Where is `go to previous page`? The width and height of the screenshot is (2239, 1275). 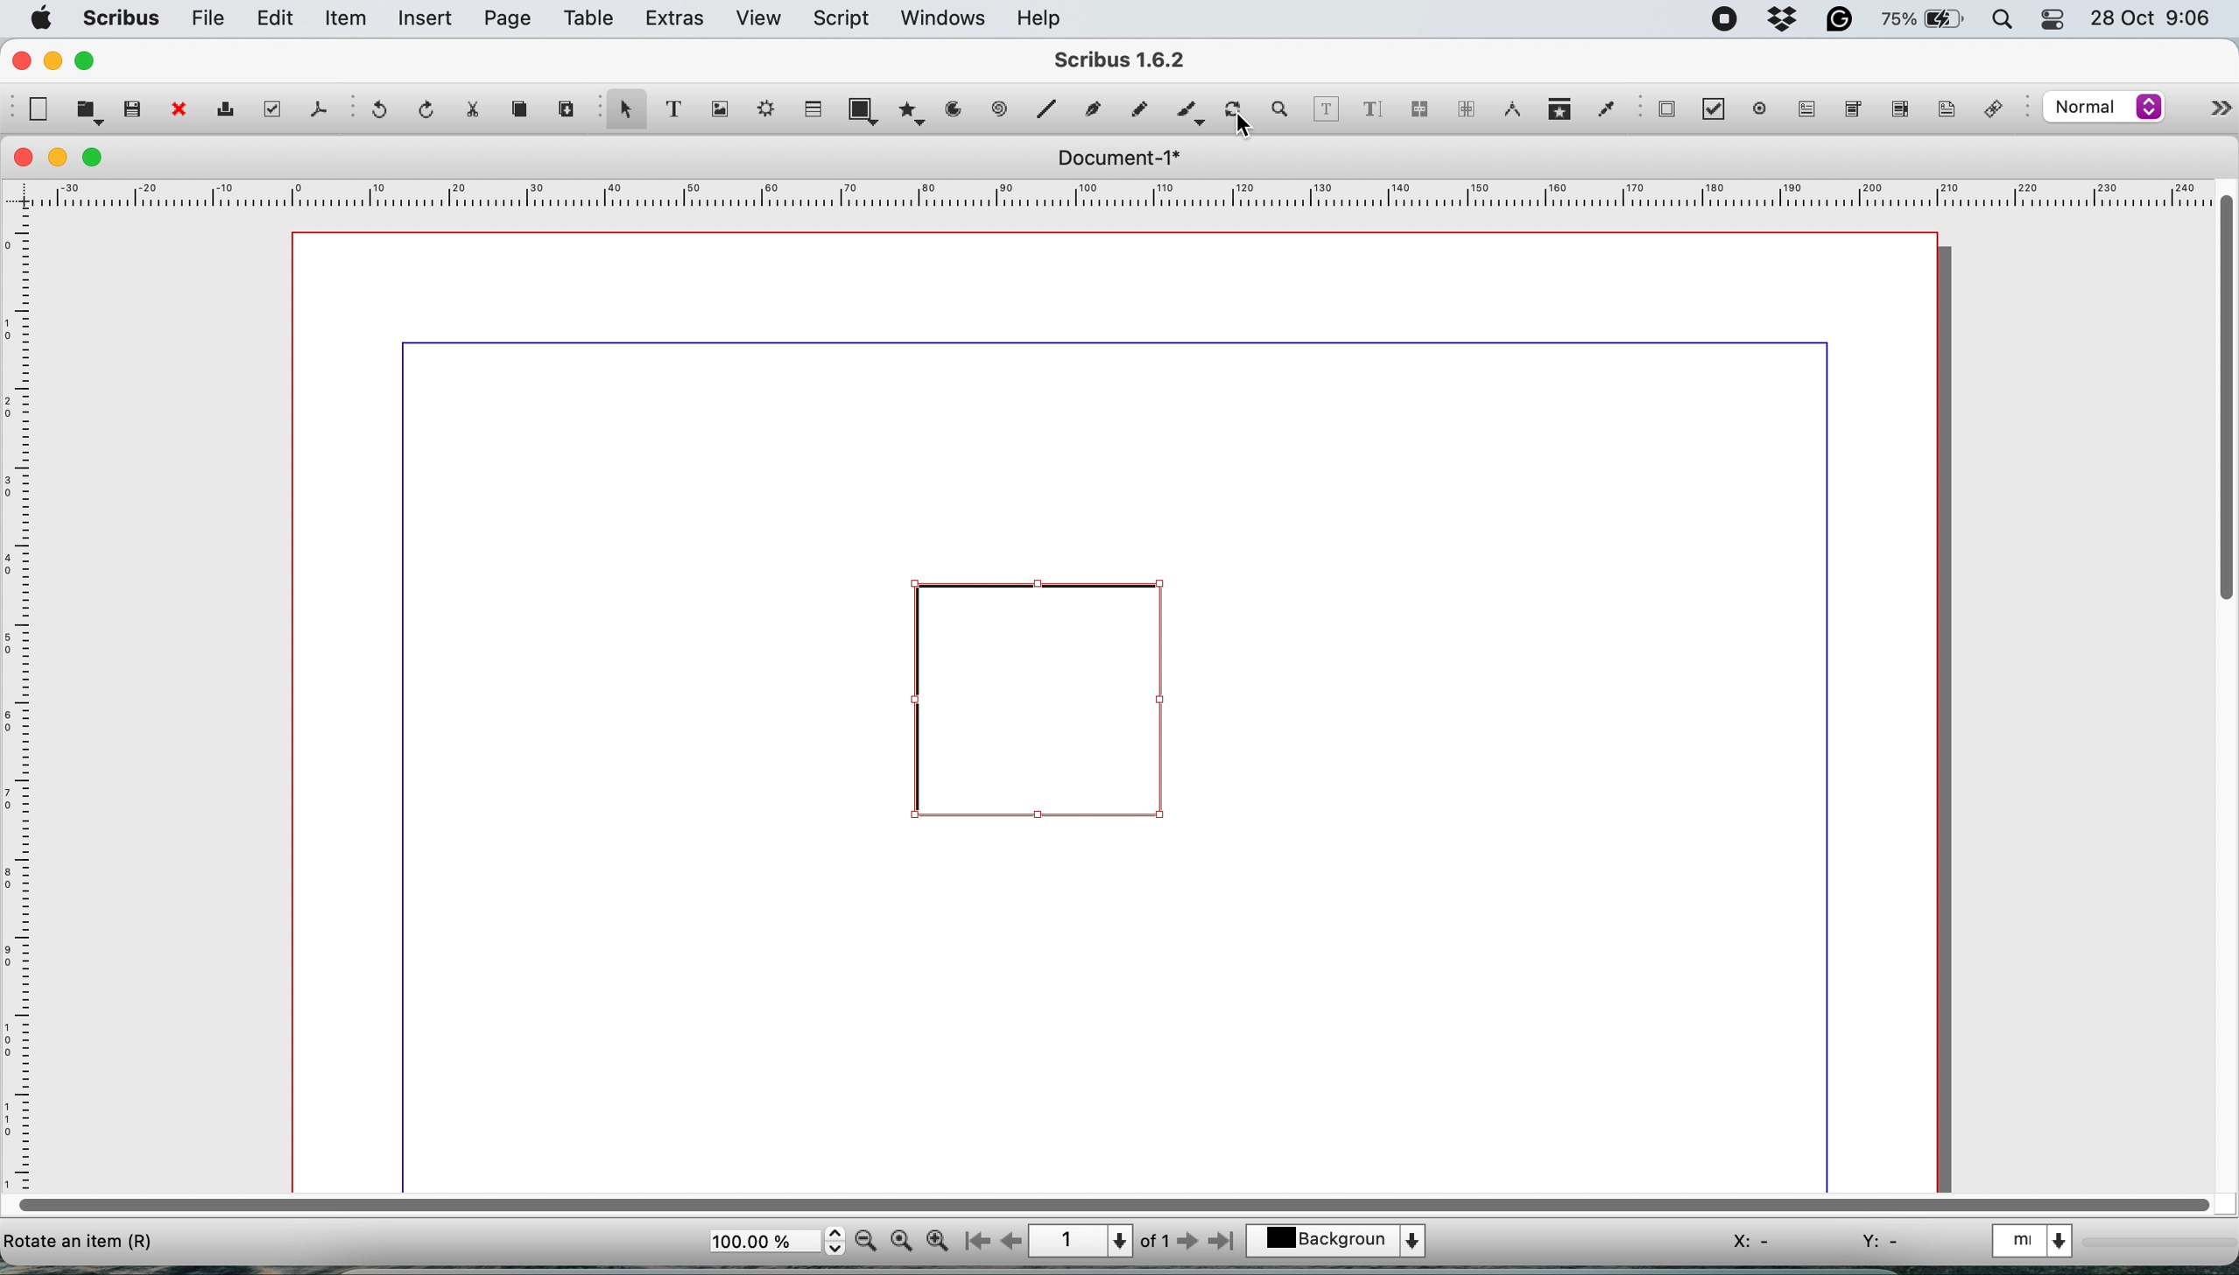 go to previous page is located at coordinates (1011, 1240).